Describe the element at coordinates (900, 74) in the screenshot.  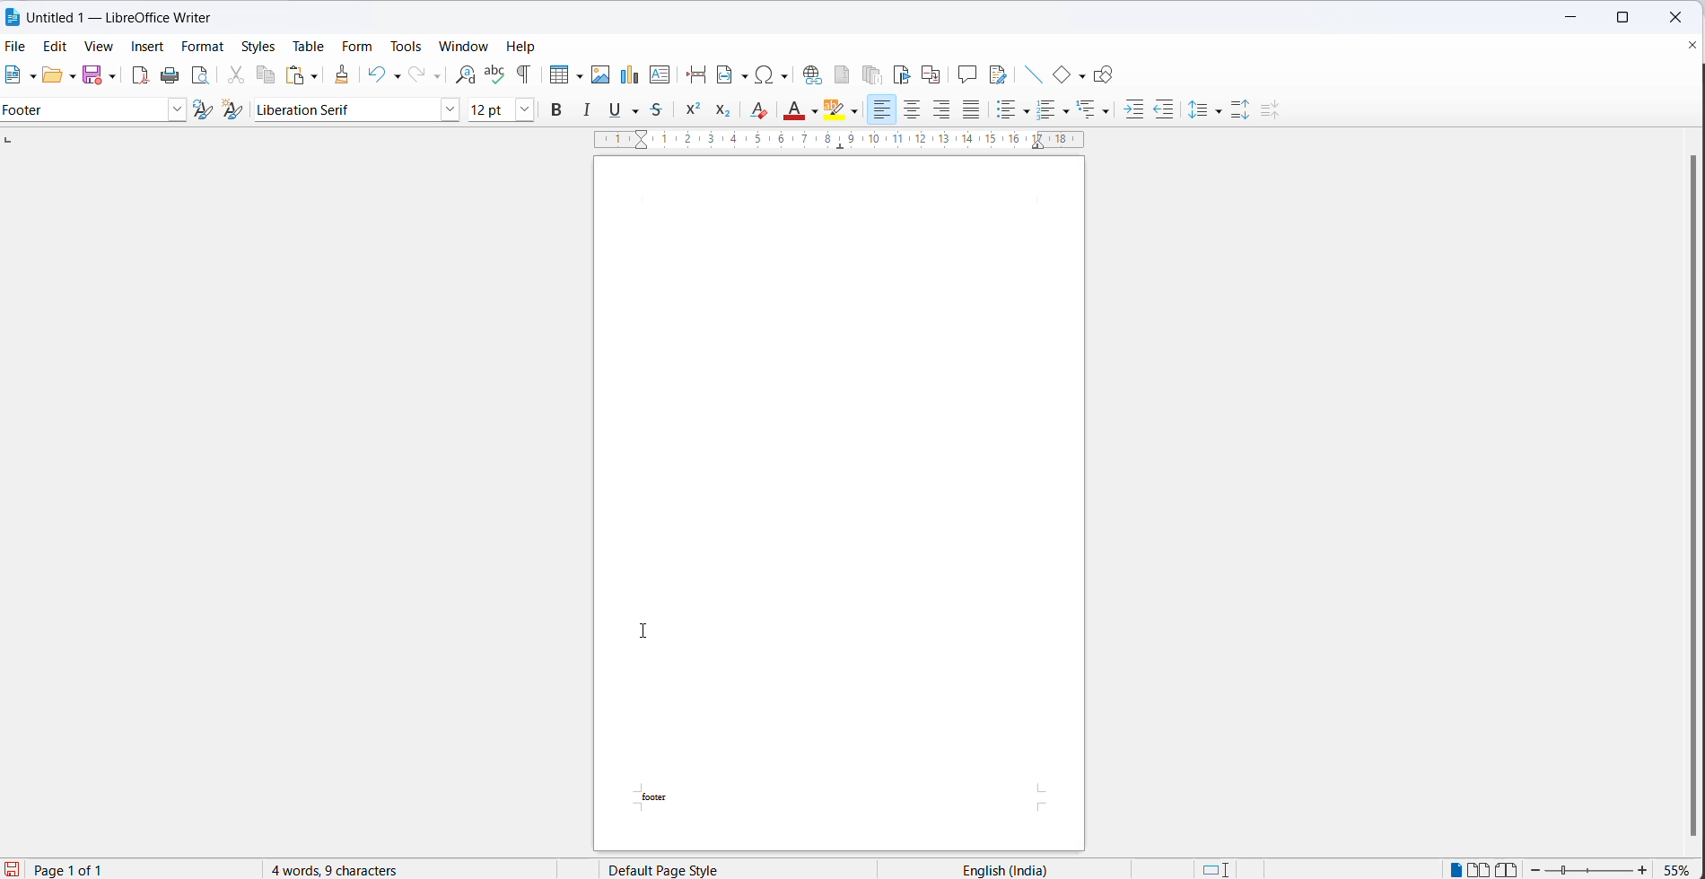
I see `insert bookmark` at that location.